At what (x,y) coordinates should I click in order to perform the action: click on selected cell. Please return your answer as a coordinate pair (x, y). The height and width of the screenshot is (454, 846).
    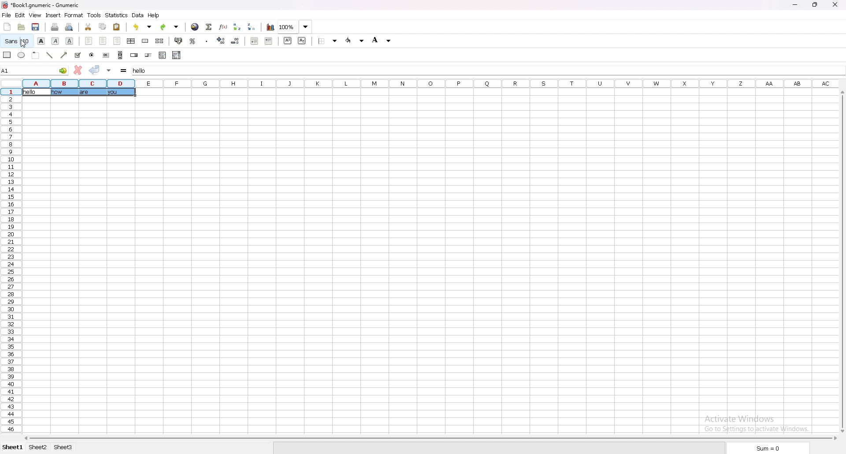
    Looking at the image, I should click on (34, 70).